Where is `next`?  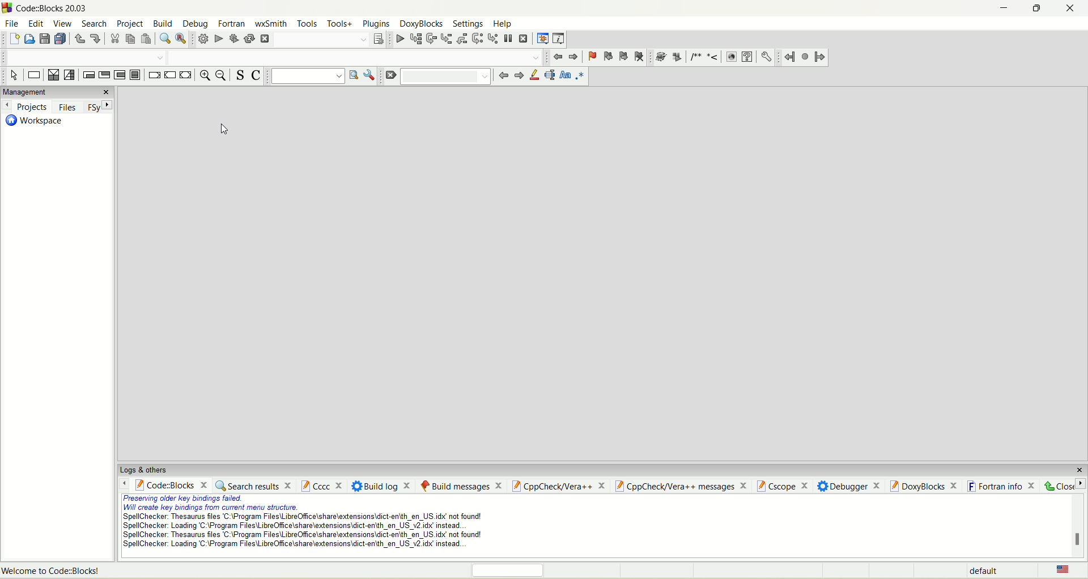
next is located at coordinates (517, 76).